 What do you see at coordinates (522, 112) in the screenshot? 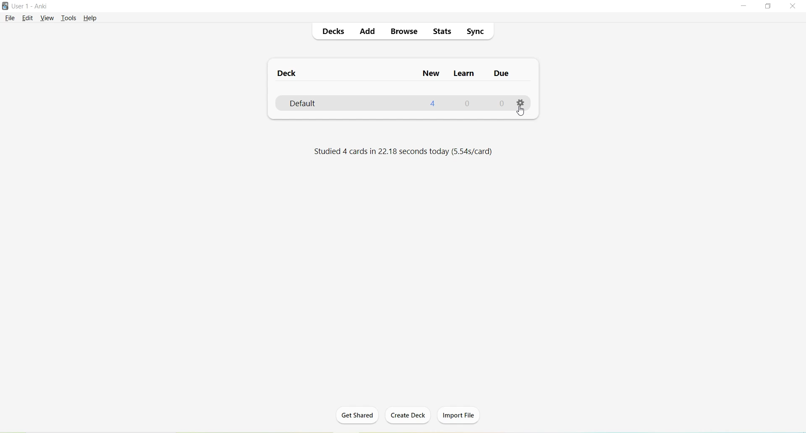
I see `Cursor` at bounding box center [522, 112].